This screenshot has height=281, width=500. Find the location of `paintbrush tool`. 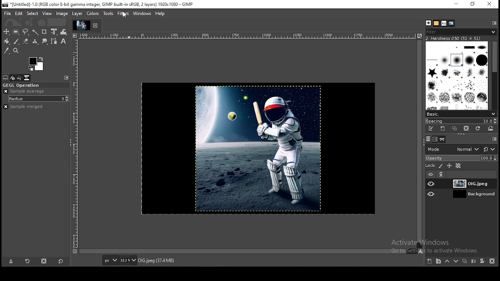

paintbrush tool is located at coordinates (16, 41).